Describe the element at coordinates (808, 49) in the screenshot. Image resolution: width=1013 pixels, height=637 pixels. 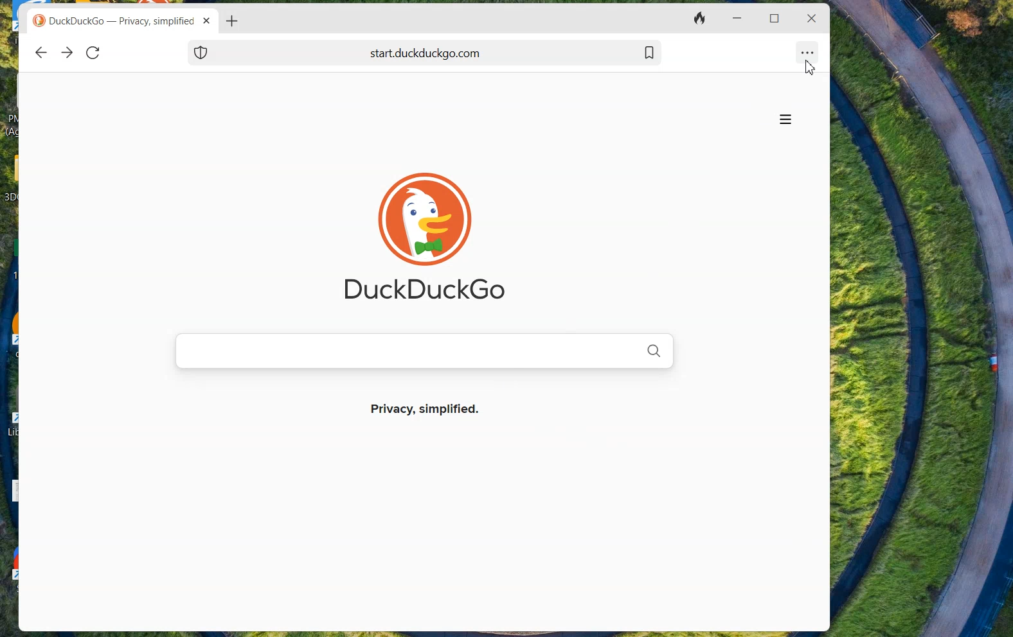
I see `Option` at that location.